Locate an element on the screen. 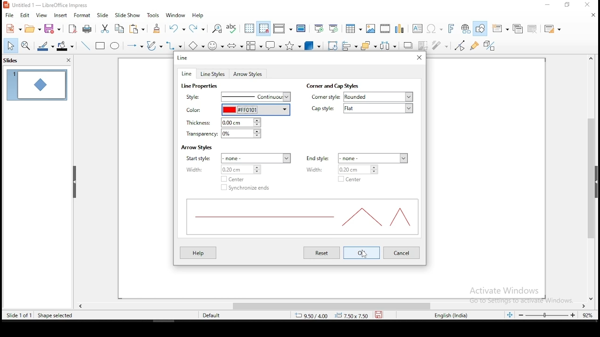  slides is located at coordinates (15, 61).